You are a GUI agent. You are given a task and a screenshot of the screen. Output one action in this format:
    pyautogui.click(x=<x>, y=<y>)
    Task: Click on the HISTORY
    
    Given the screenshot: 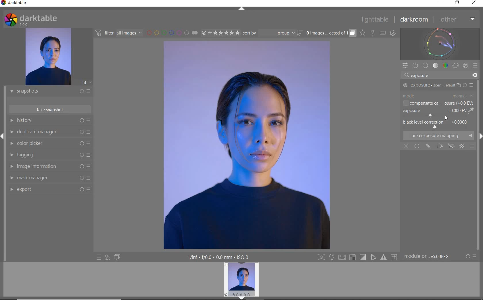 What is the action you would take?
    pyautogui.click(x=50, y=122)
    